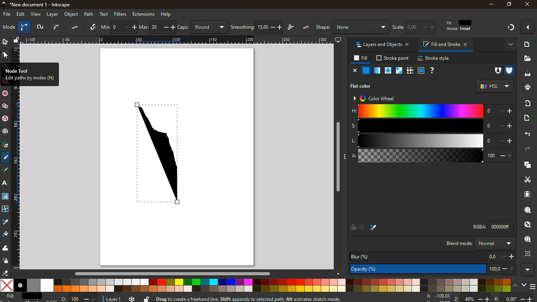  Describe the element at coordinates (528, 239) in the screenshot. I see `use` at that location.